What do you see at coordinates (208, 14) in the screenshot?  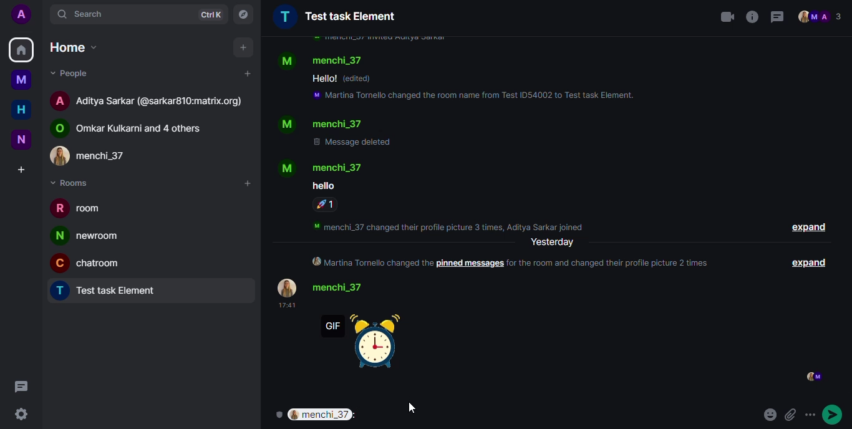 I see `ctrlK` at bounding box center [208, 14].